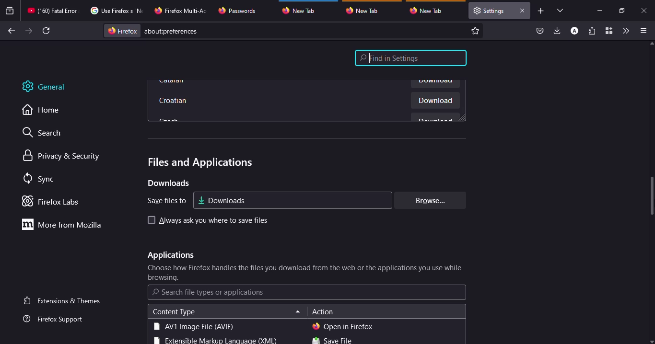 This screenshot has width=655, height=344. What do you see at coordinates (64, 300) in the screenshot?
I see `themes` at bounding box center [64, 300].